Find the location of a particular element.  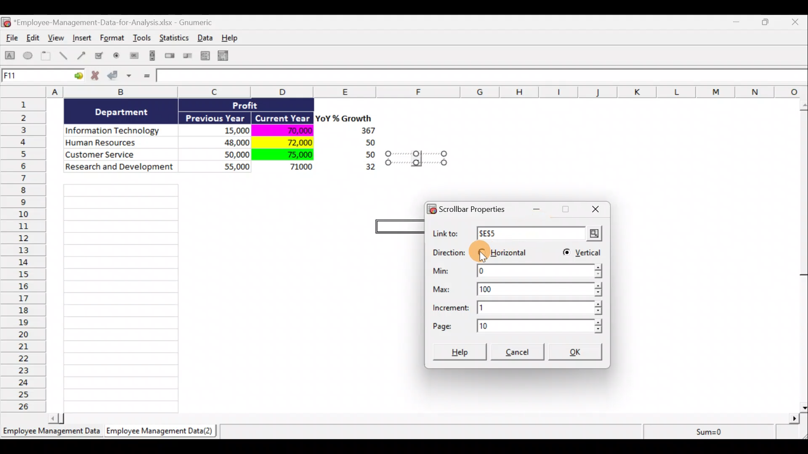

Create a scrollbar is located at coordinates (151, 57).